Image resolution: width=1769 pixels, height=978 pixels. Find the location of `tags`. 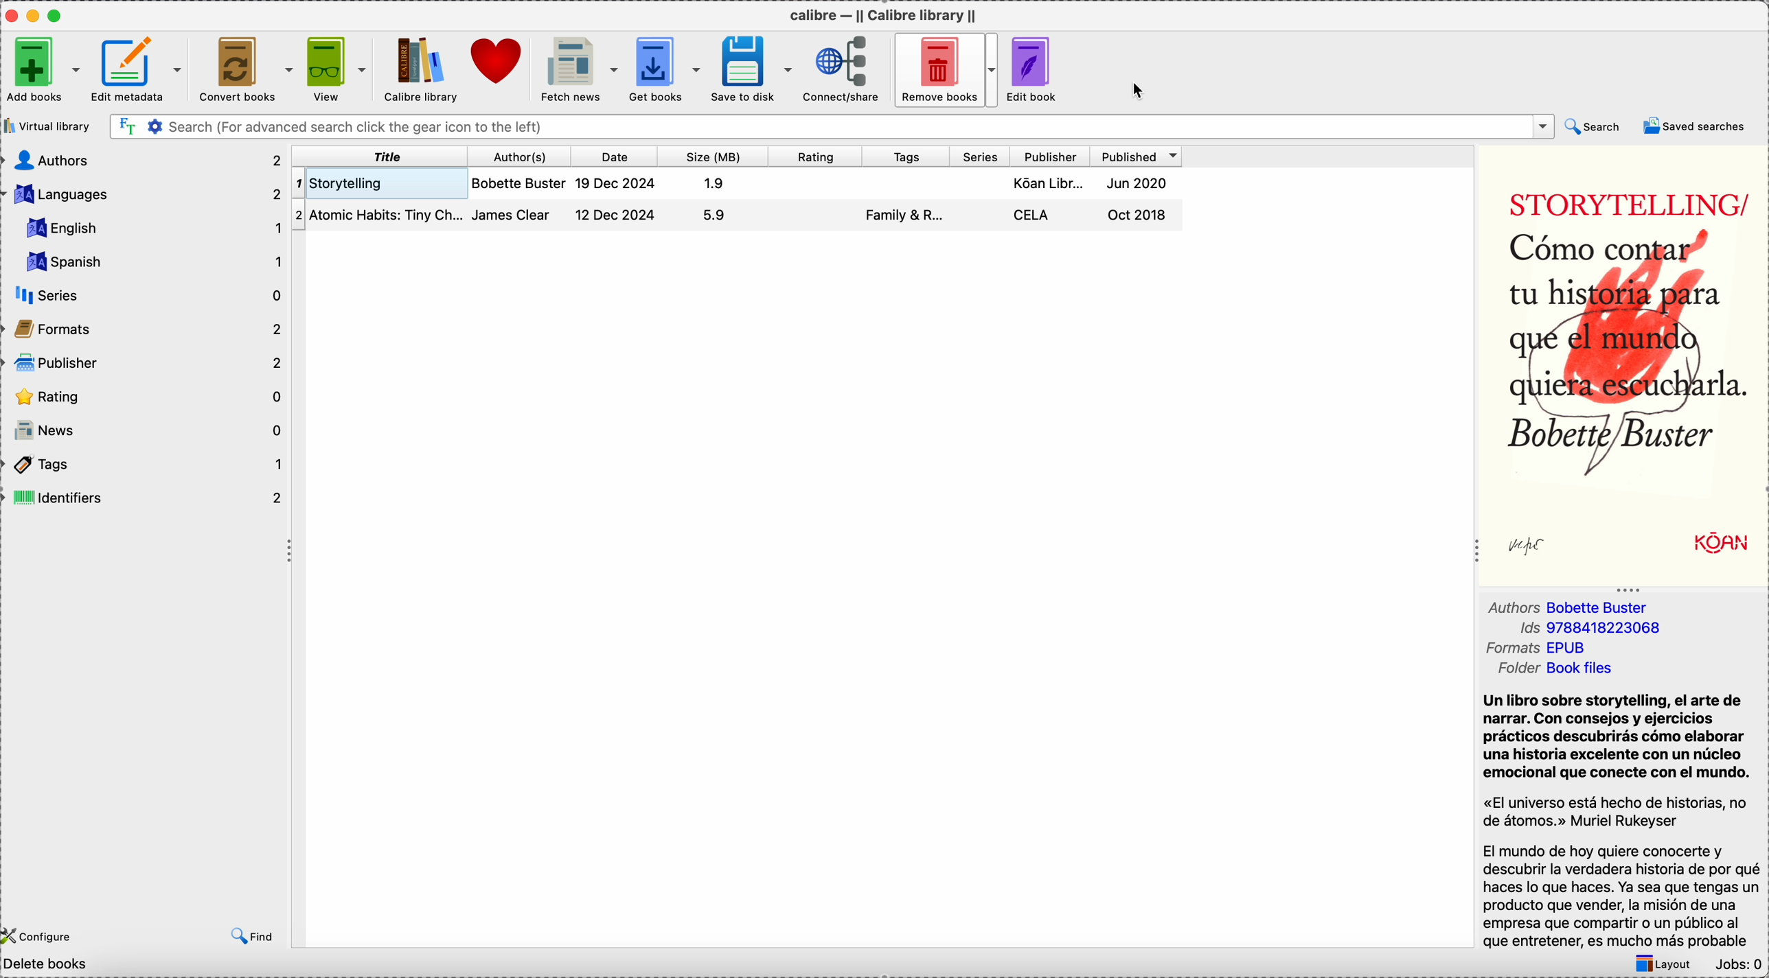

tags is located at coordinates (146, 465).